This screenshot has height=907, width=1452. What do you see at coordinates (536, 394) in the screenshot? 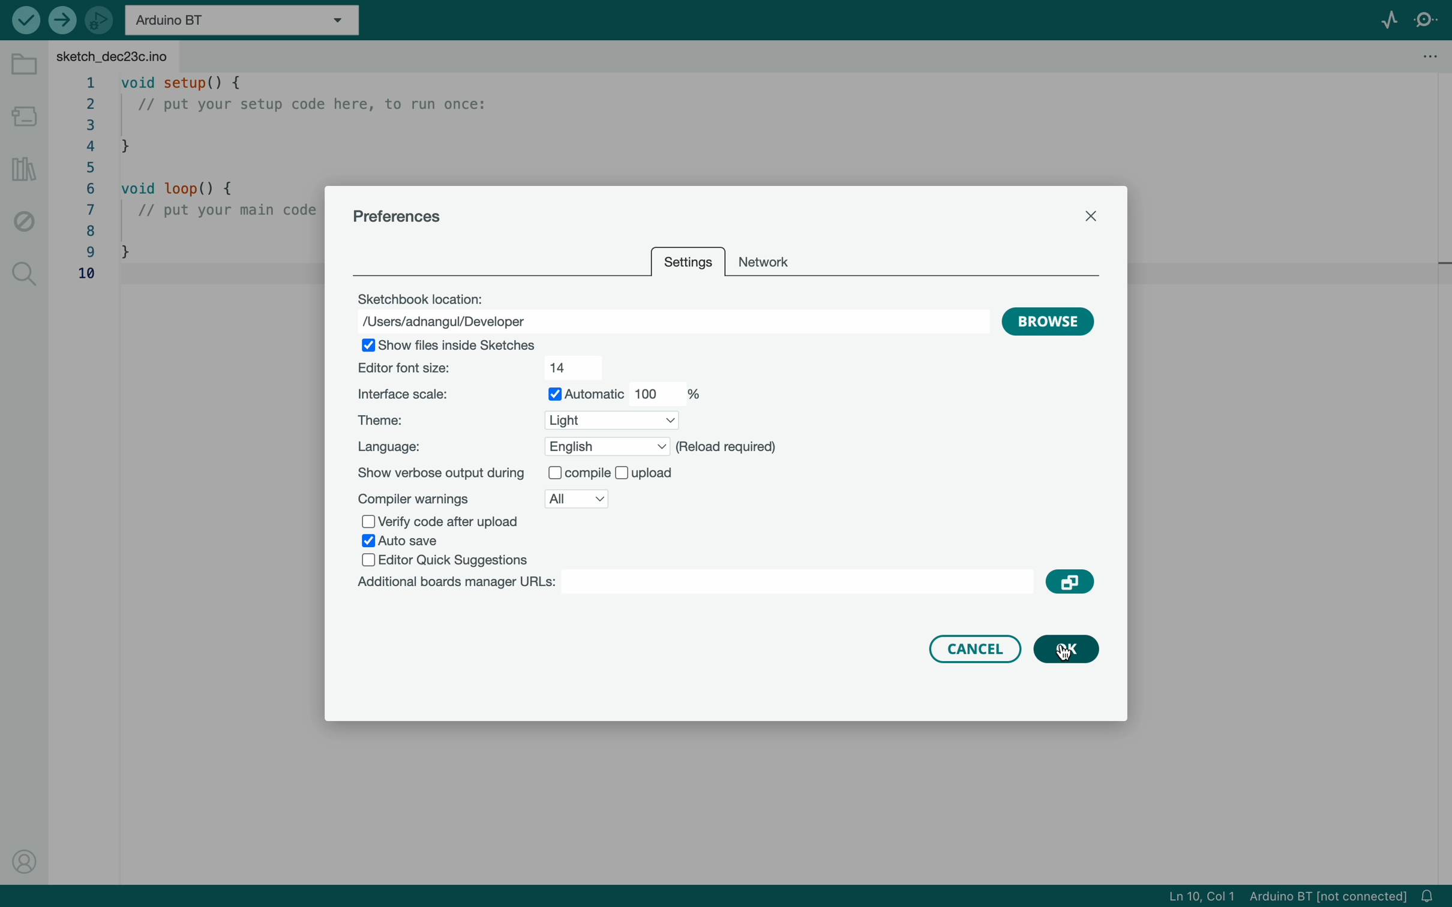
I see `scale` at bounding box center [536, 394].